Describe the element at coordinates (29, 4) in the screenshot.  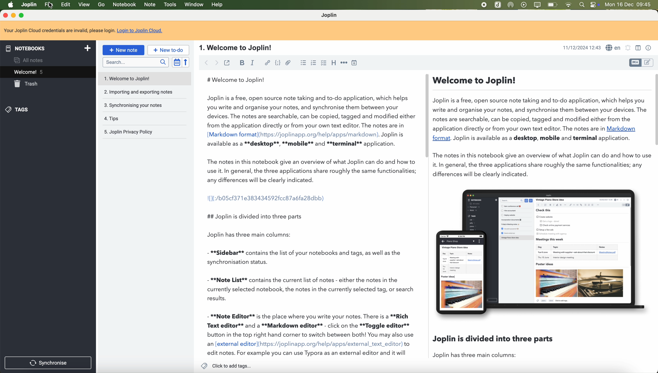
I see `Joplin` at that location.